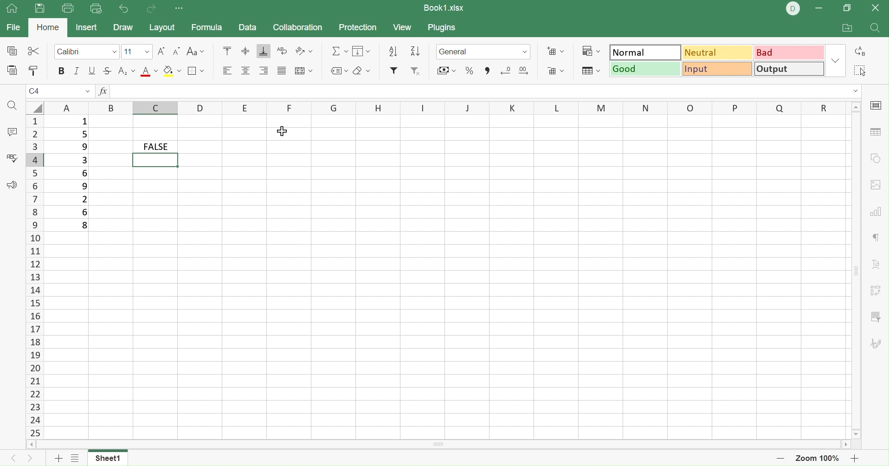 The height and width of the screenshot is (466, 889). Describe the element at coordinates (445, 109) in the screenshot. I see `Column names` at that location.